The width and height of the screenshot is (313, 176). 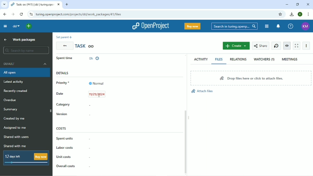 I want to click on -, so click(x=90, y=105).